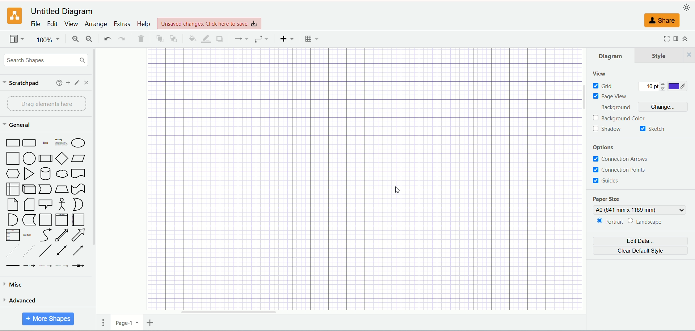 The height and width of the screenshot is (331, 695). Describe the element at coordinates (219, 38) in the screenshot. I see `shadow` at that location.